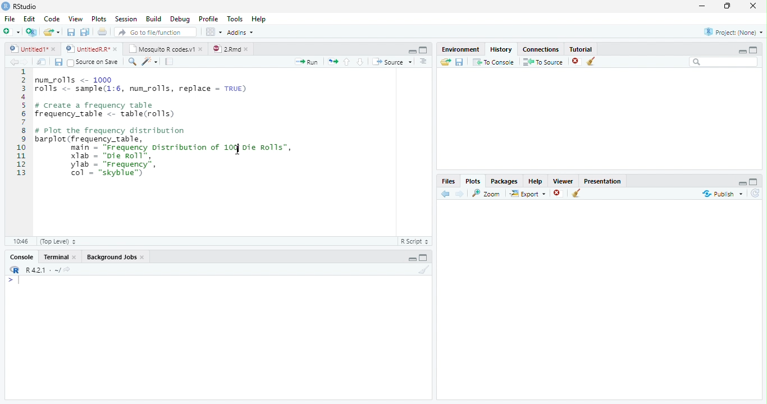 This screenshot has width=767, height=404. Describe the element at coordinates (723, 62) in the screenshot. I see `Search` at that location.